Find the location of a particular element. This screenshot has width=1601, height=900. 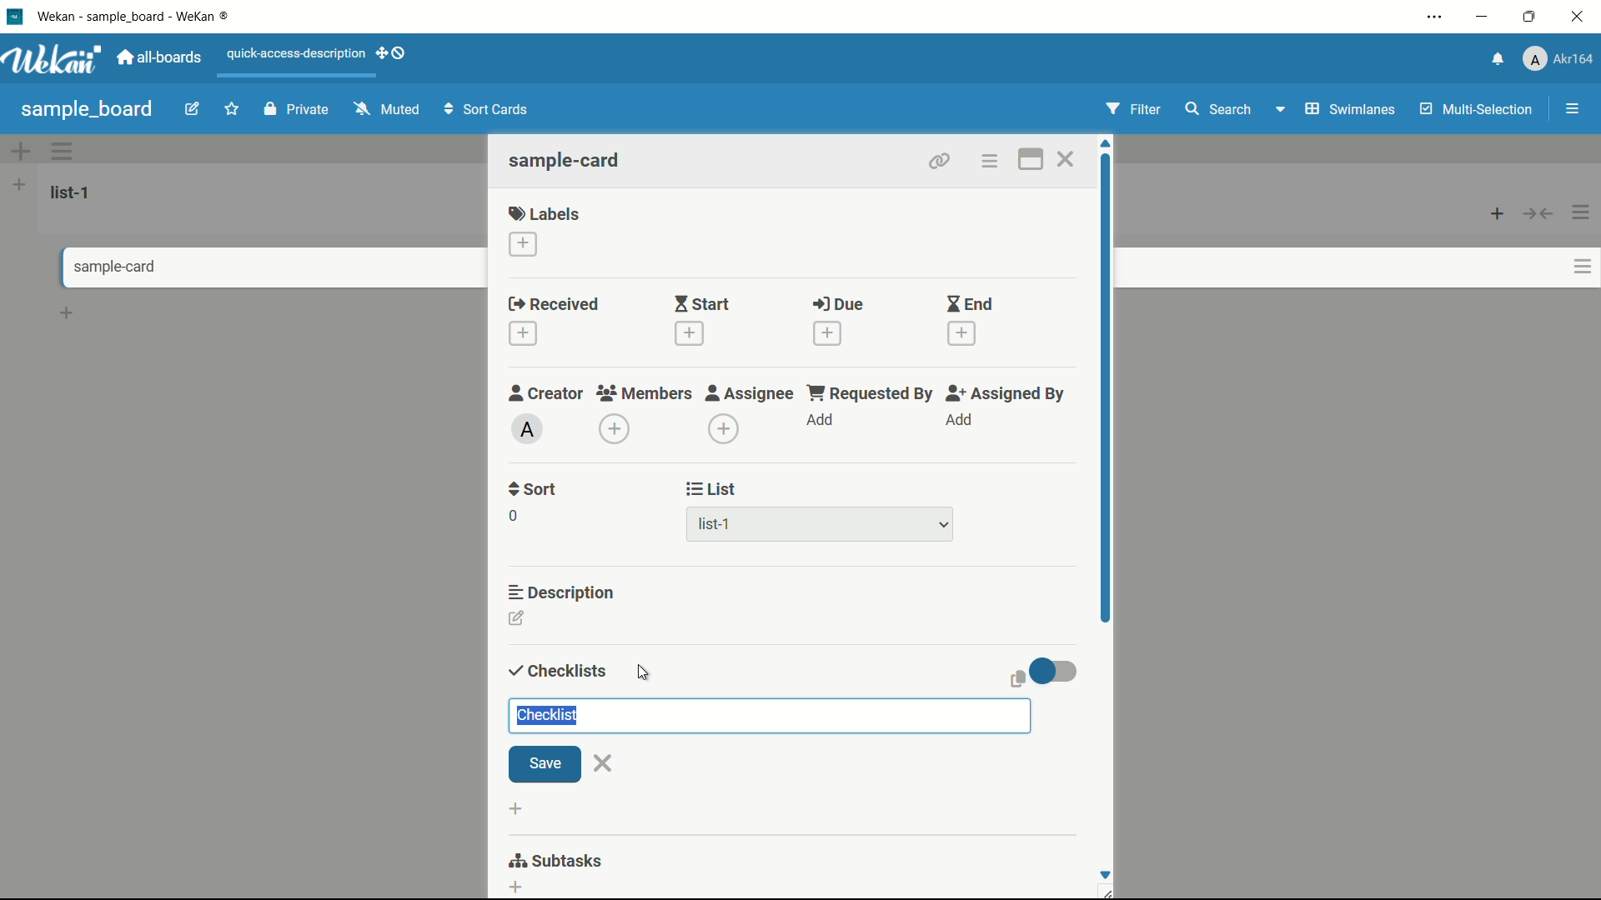

card actions is located at coordinates (1583, 267).